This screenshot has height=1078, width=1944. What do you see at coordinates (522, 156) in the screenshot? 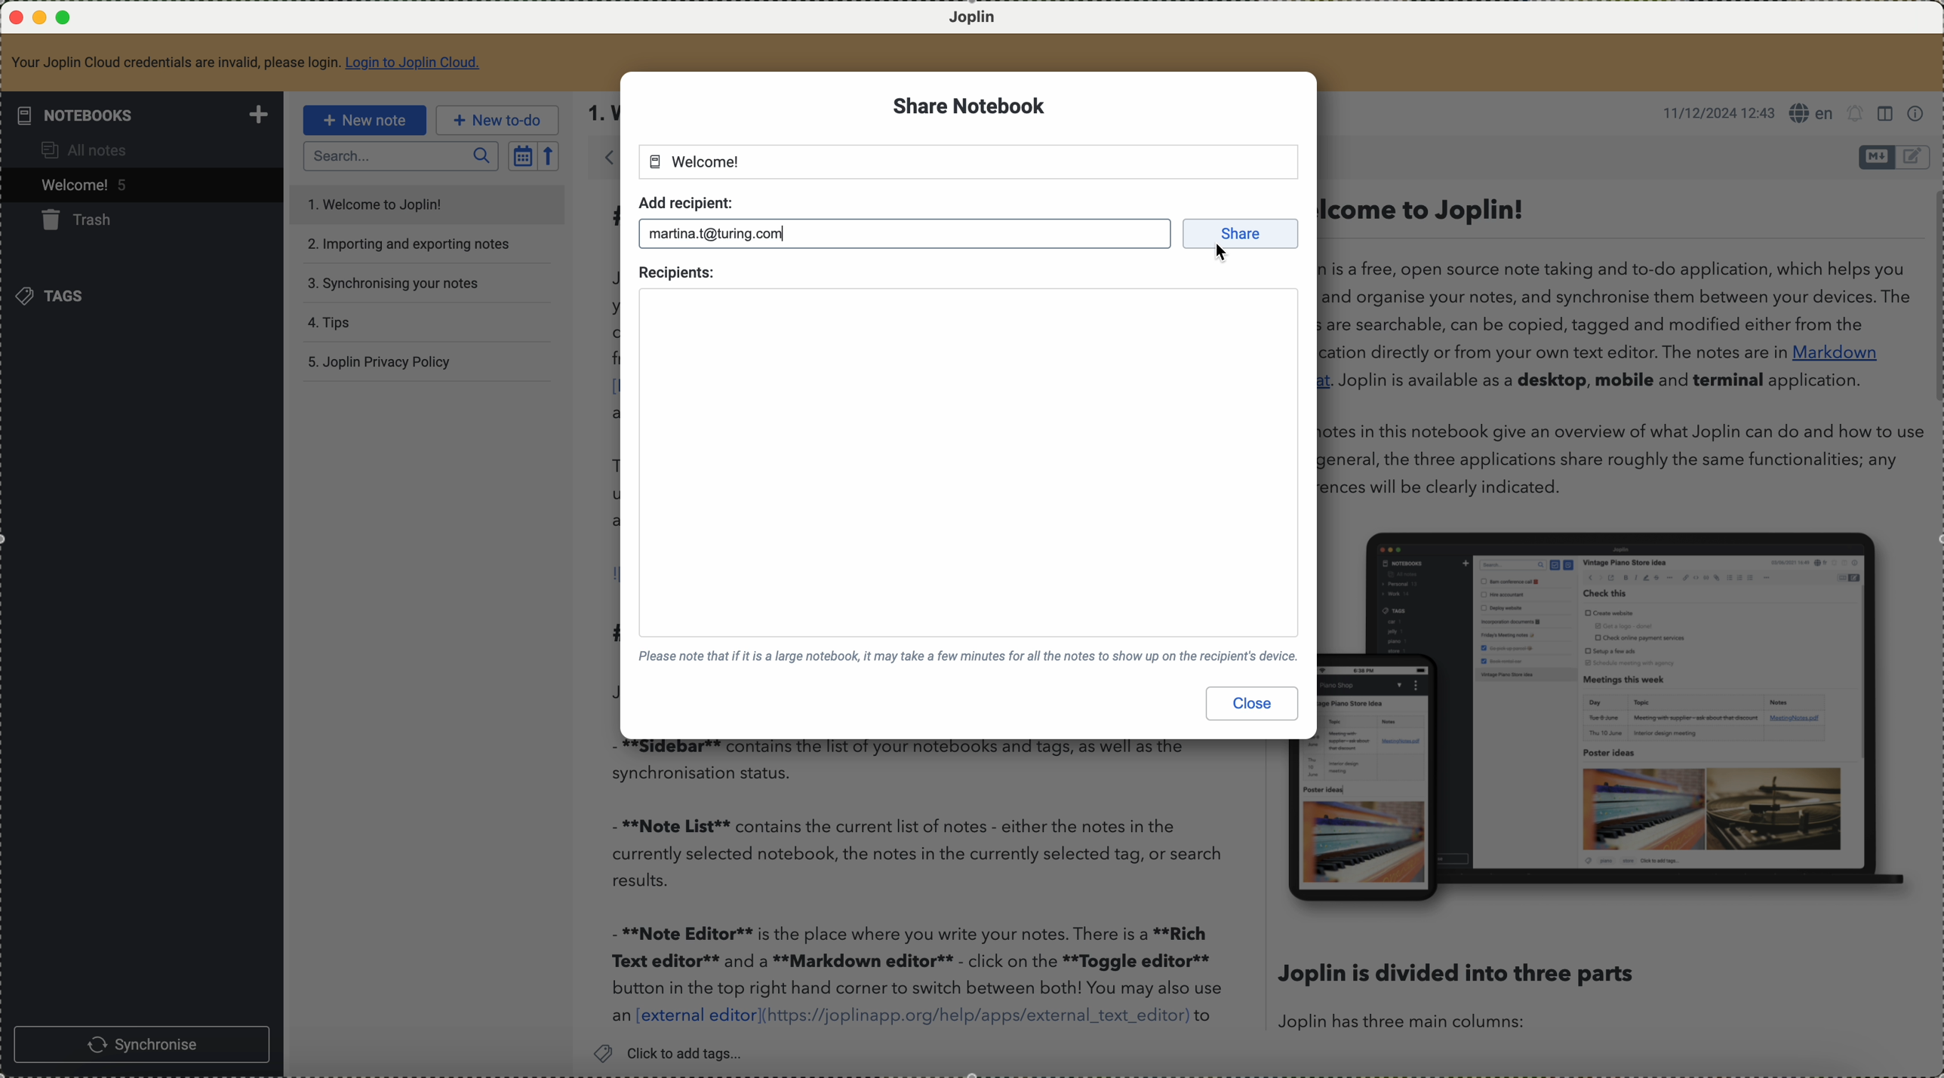
I see `toggle sort order field` at bounding box center [522, 156].